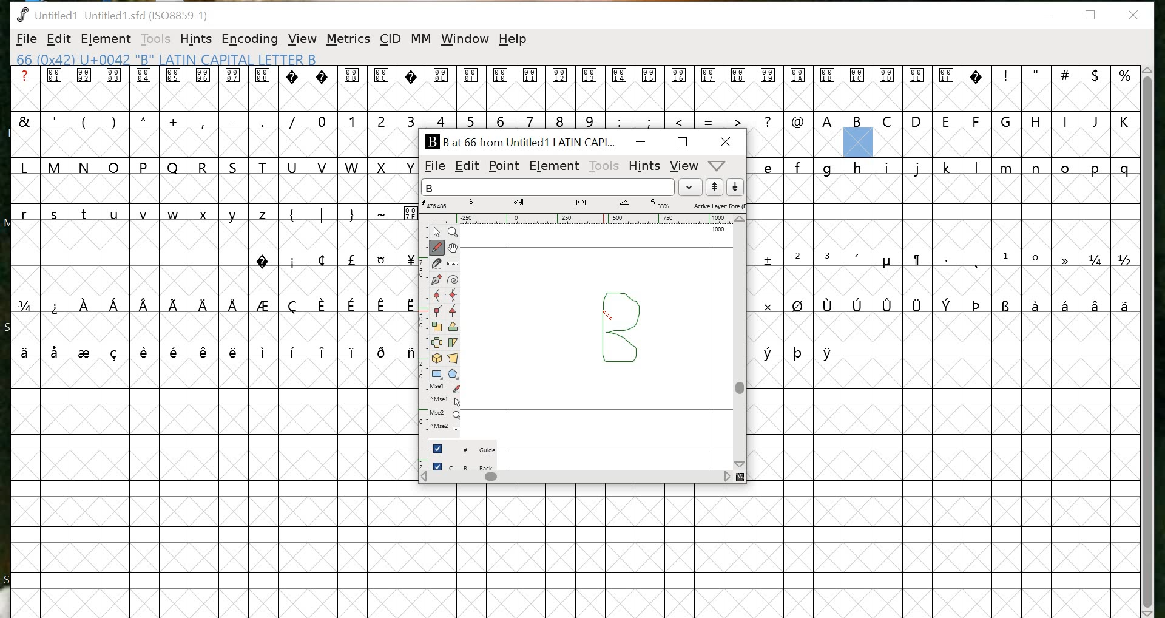 The height and width of the screenshot is (618, 1165). What do you see at coordinates (303, 39) in the screenshot?
I see `VIEW` at bounding box center [303, 39].